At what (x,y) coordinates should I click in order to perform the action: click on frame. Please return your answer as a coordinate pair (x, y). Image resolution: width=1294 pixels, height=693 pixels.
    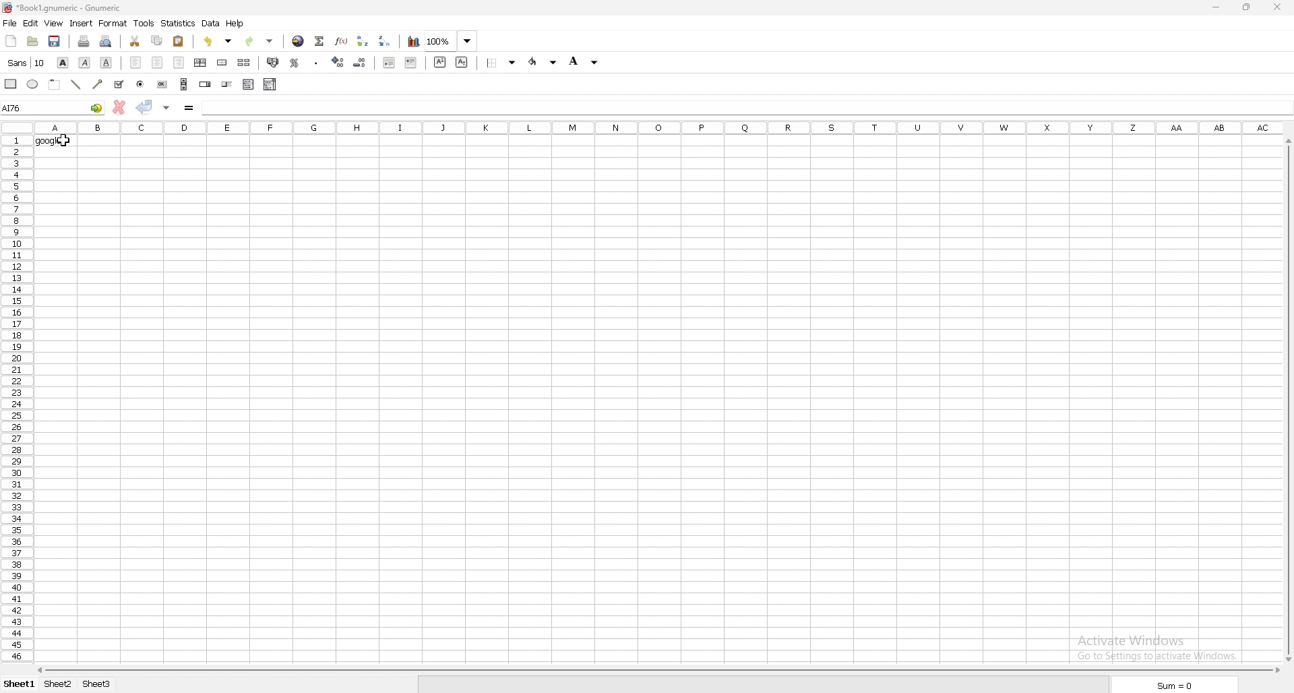
    Looking at the image, I should click on (56, 84).